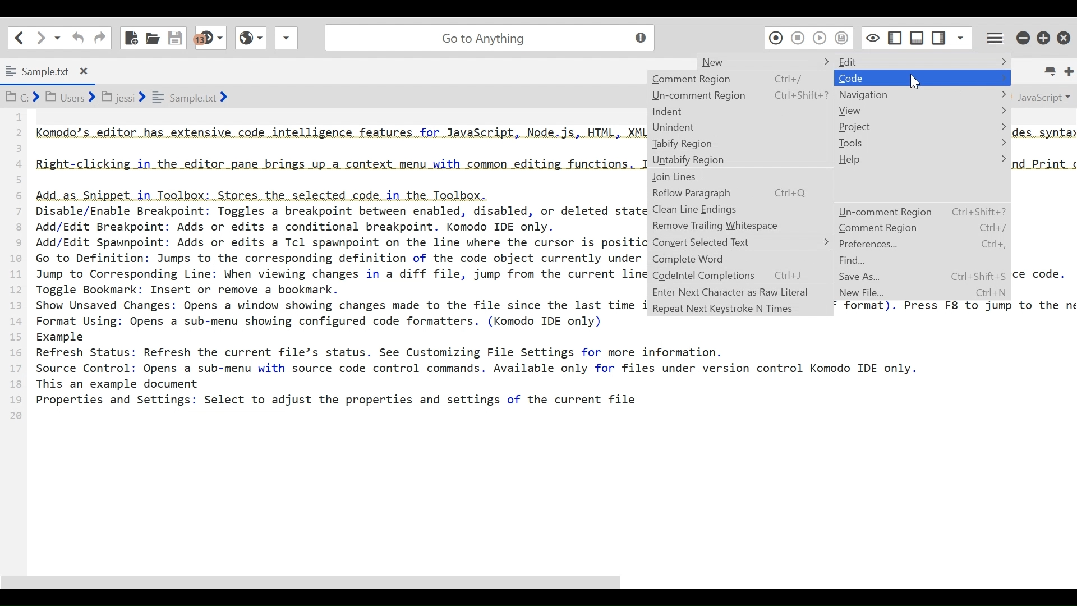 The width and height of the screenshot is (1077, 606). I want to click on , so click(920, 62).